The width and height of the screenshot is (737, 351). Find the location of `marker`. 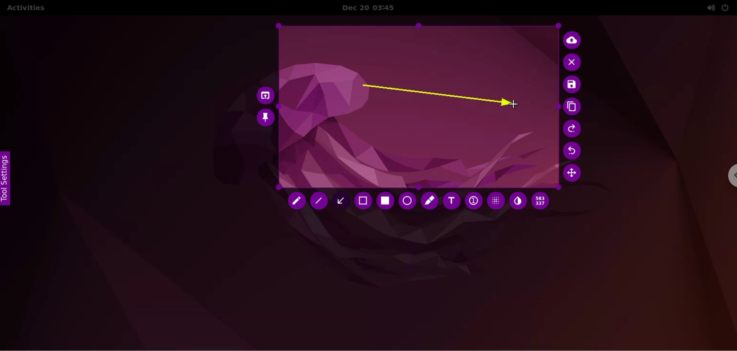

marker is located at coordinates (429, 201).